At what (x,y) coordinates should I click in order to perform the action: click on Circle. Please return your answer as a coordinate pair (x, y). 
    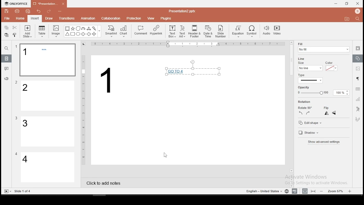
    Looking at the image, I should click on (78, 34).